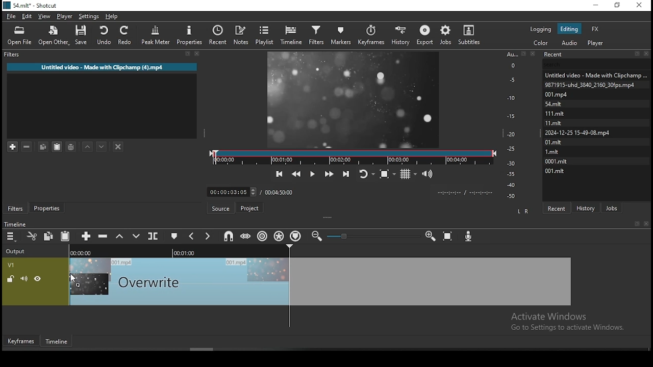  I want to click on move filter down, so click(100, 145).